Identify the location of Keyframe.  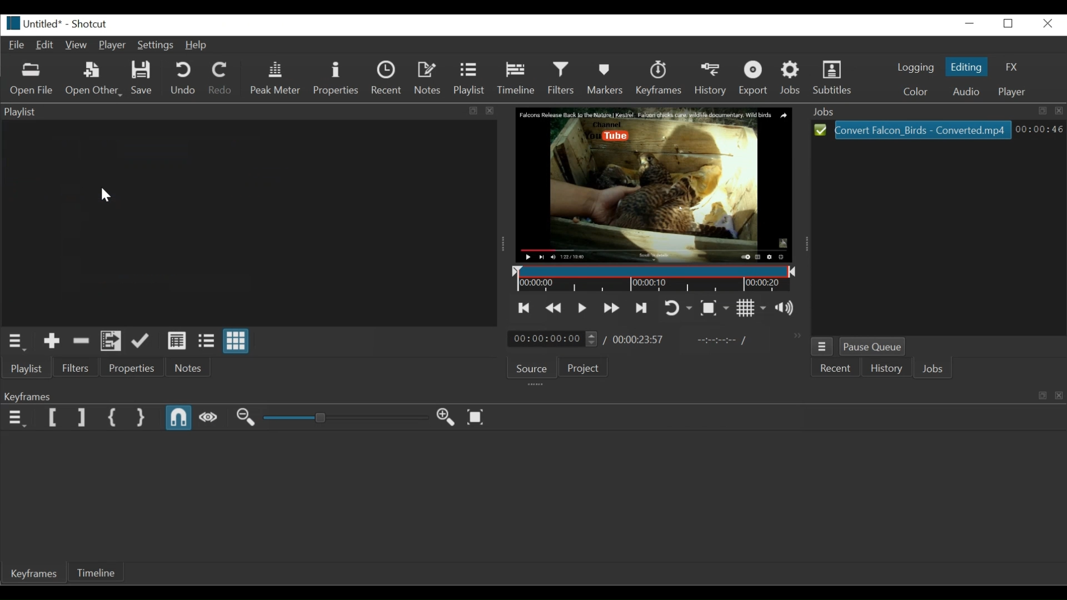
(35, 576).